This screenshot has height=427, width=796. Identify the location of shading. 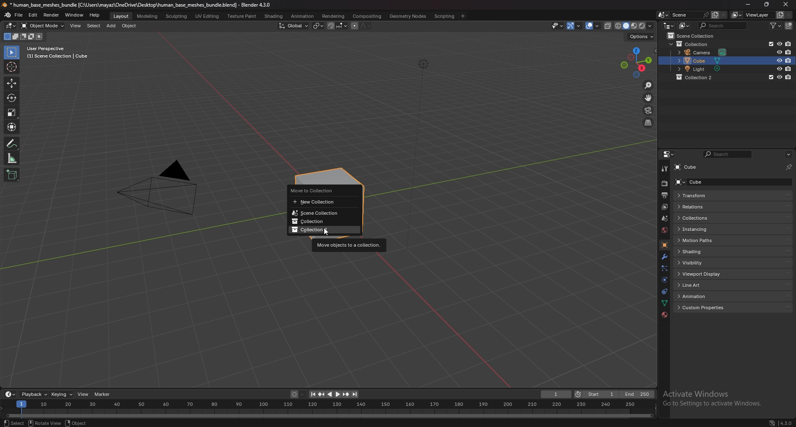
(650, 25).